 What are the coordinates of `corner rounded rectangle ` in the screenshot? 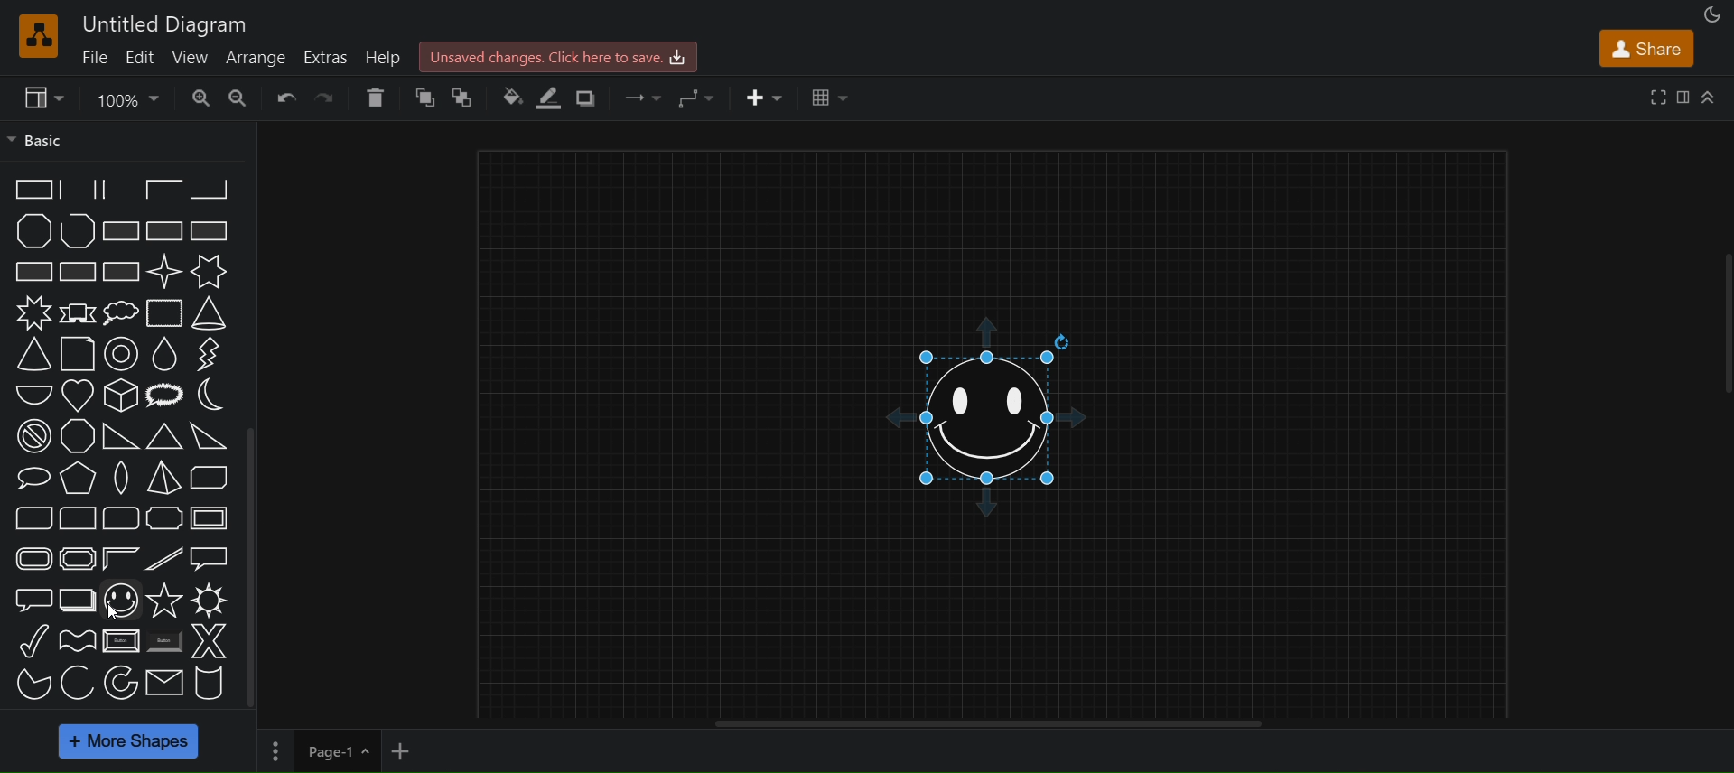 It's located at (77, 517).